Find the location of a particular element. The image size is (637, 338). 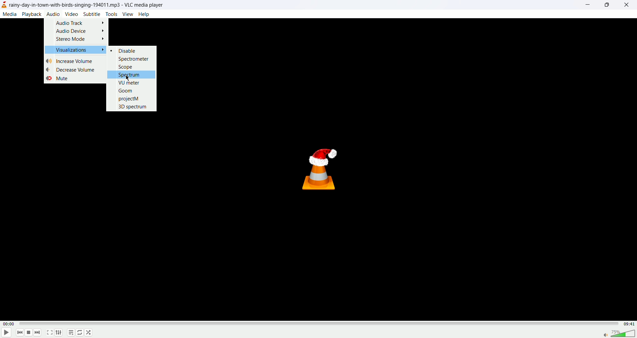

subtitle is located at coordinates (92, 15).